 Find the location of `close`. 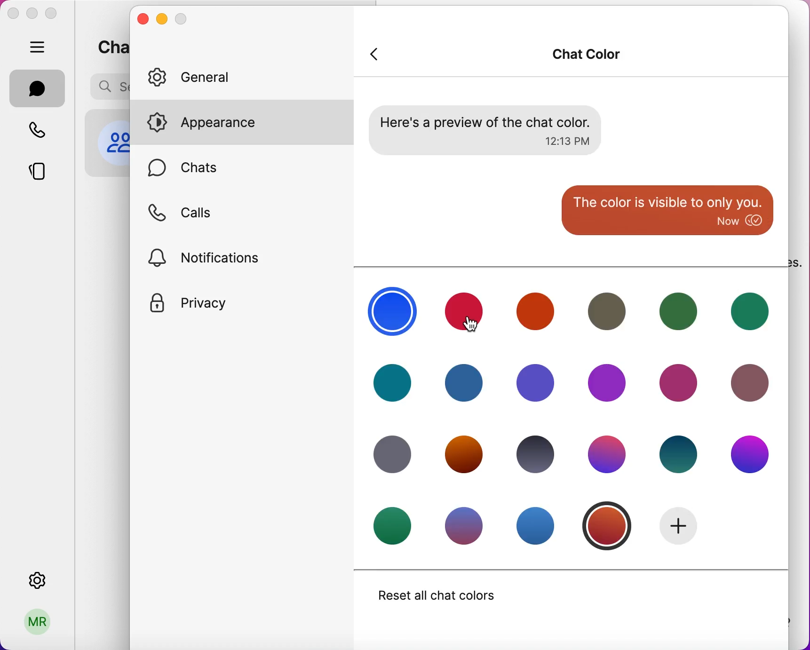

close is located at coordinates (13, 13).